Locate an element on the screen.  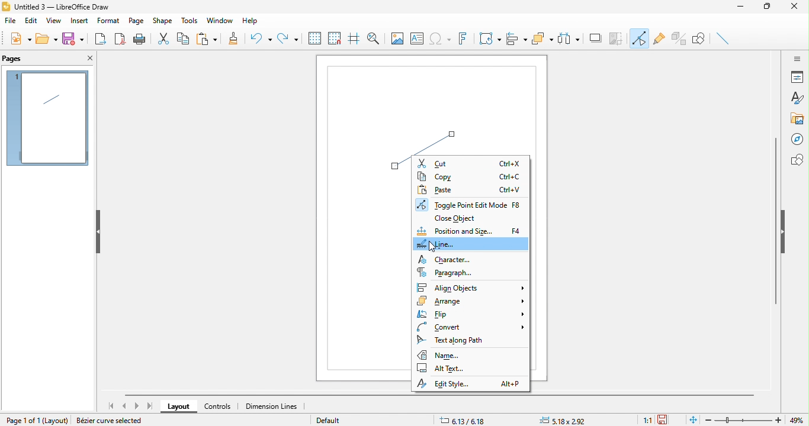
font work text is located at coordinates (466, 41).